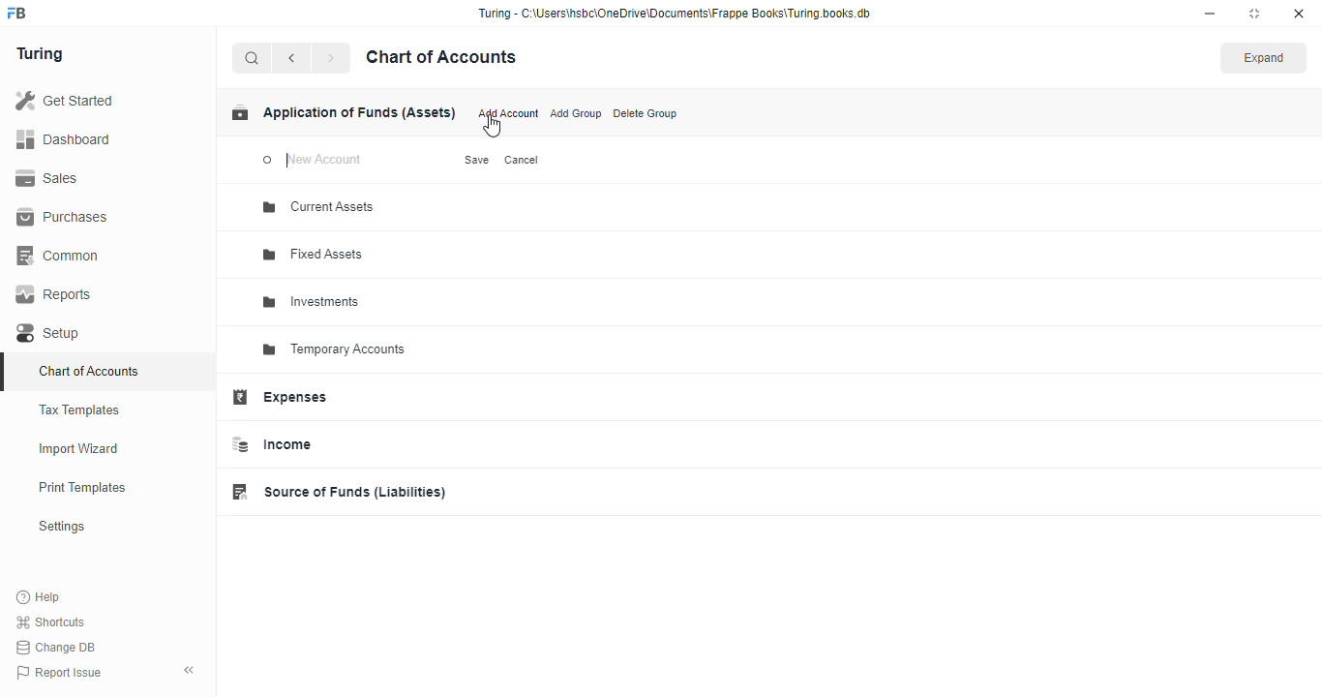 This screenshot has height=697, width=1322. I want to click on purchases, so click(65, 218).